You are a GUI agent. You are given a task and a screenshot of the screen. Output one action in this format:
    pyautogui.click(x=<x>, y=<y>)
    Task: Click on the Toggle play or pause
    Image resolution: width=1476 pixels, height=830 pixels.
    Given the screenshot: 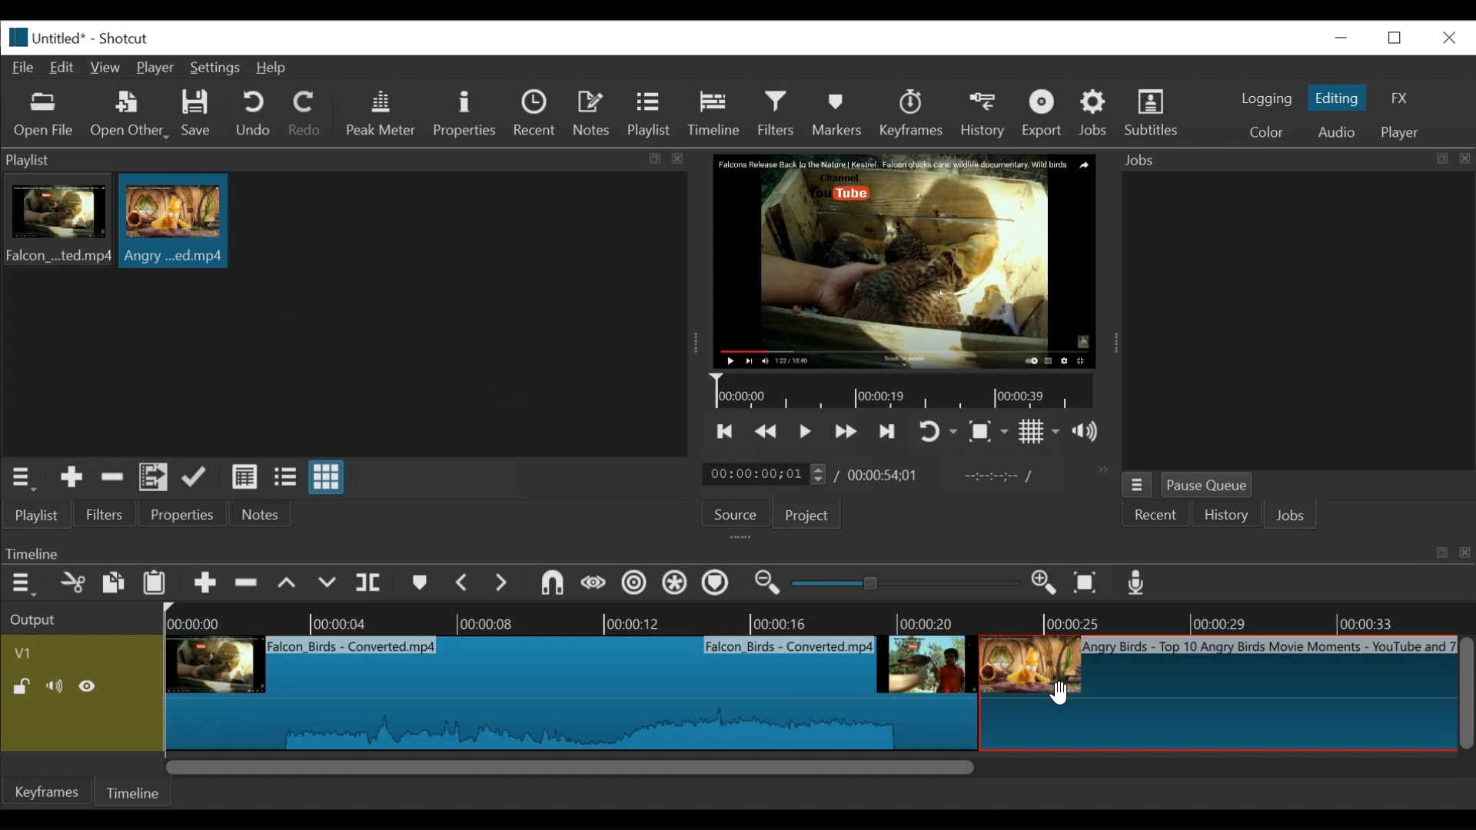 What is the action you would take?
    pyautogui.click(x=806, y=431)
    